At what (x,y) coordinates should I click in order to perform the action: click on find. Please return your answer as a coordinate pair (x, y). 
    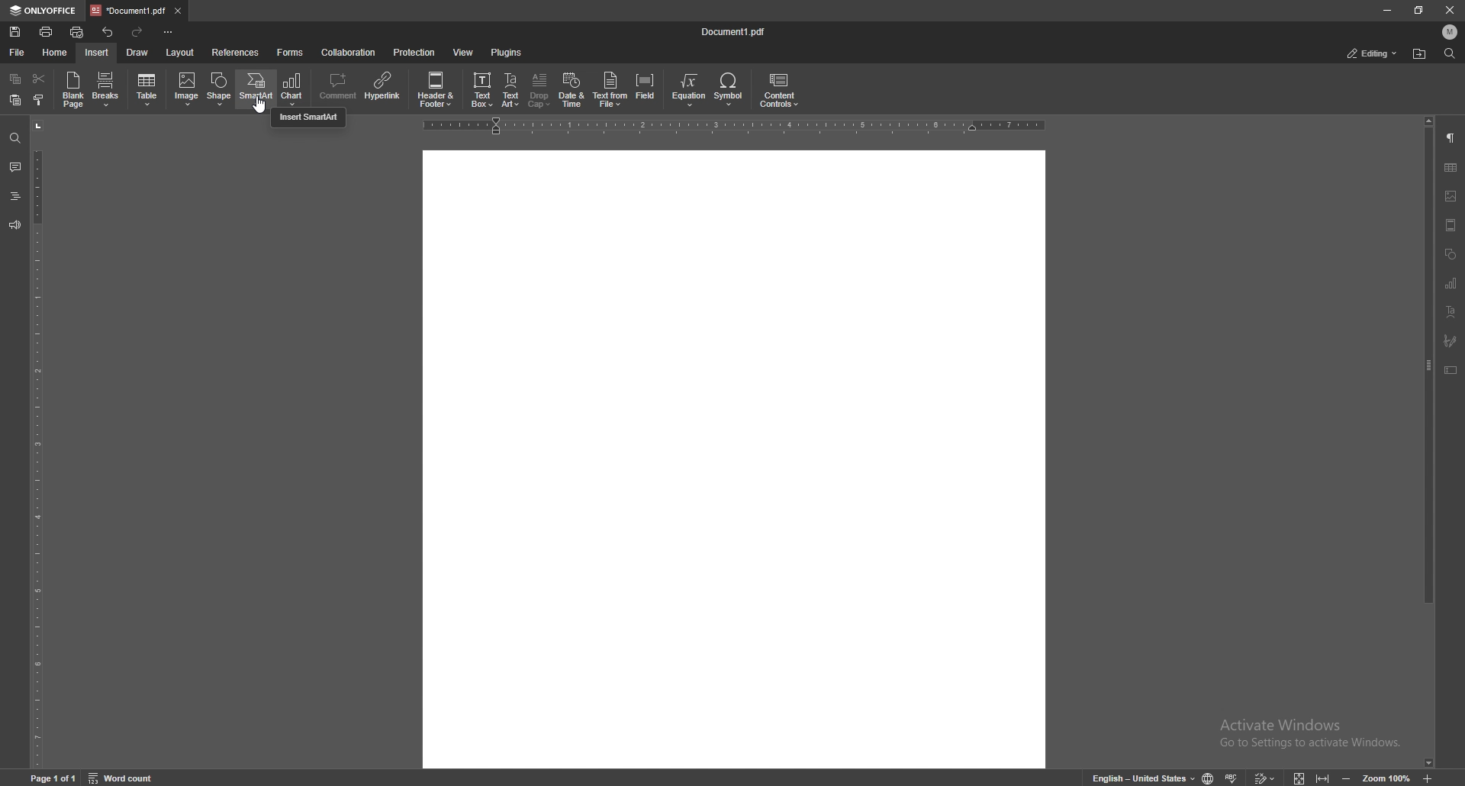
    Looking at the image, I should click on (1449, 53).